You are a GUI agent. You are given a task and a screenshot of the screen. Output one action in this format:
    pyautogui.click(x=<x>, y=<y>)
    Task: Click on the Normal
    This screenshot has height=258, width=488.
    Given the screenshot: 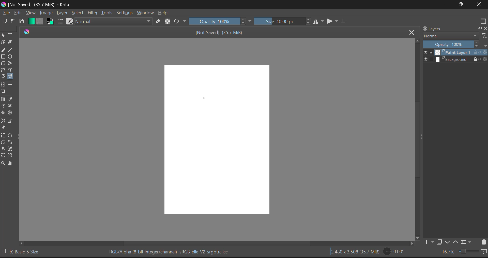 What is the action you would take?
    pyautogui.click(x=114, y=21)
    